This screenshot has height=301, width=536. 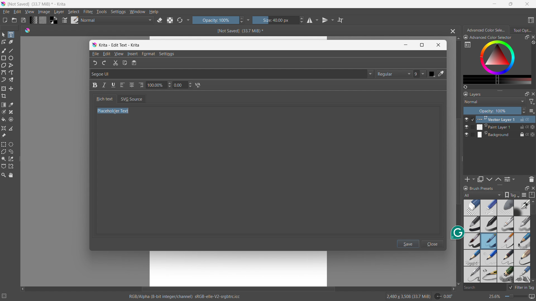 I want to click on opacity control, so click(x=495, y=111).